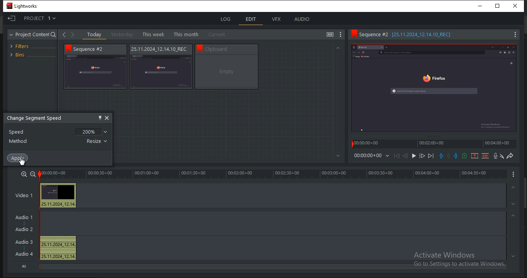 The image size is (527, 278). What do you see at coordinates (23, 45) in the screenshot?
I see `filters` at bounding box center [23, 45].